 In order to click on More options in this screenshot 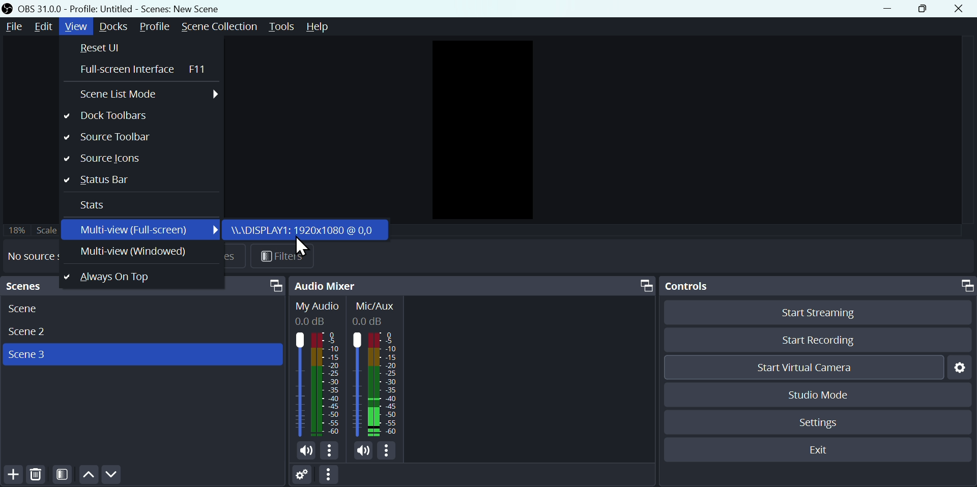, I will do `click(331, 451)`.